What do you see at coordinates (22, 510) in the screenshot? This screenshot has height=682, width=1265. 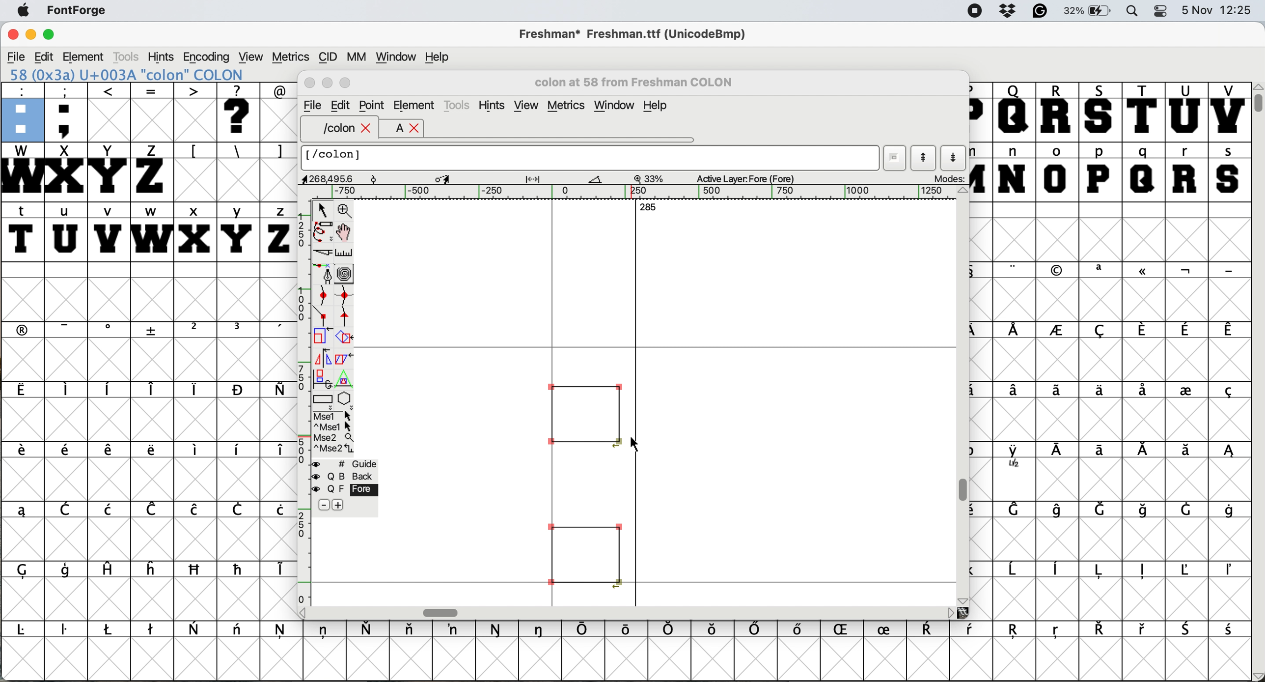 I see `symbol` at bounding box center [22, 510].